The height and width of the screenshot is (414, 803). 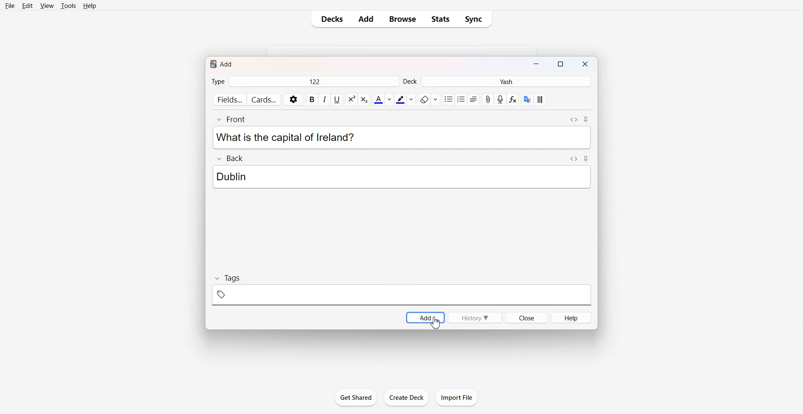 What do you see at coordinates (527, 100) in the screenshot?
I see `Google Translate` at bounding box center [527, 100].